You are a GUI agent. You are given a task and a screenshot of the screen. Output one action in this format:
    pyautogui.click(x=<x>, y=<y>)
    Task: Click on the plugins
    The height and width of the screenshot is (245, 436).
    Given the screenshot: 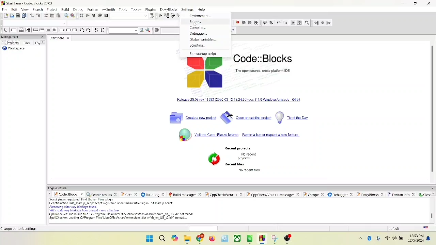 What is the action you would take?
    pyautogui.click(x=151, y=10)
    